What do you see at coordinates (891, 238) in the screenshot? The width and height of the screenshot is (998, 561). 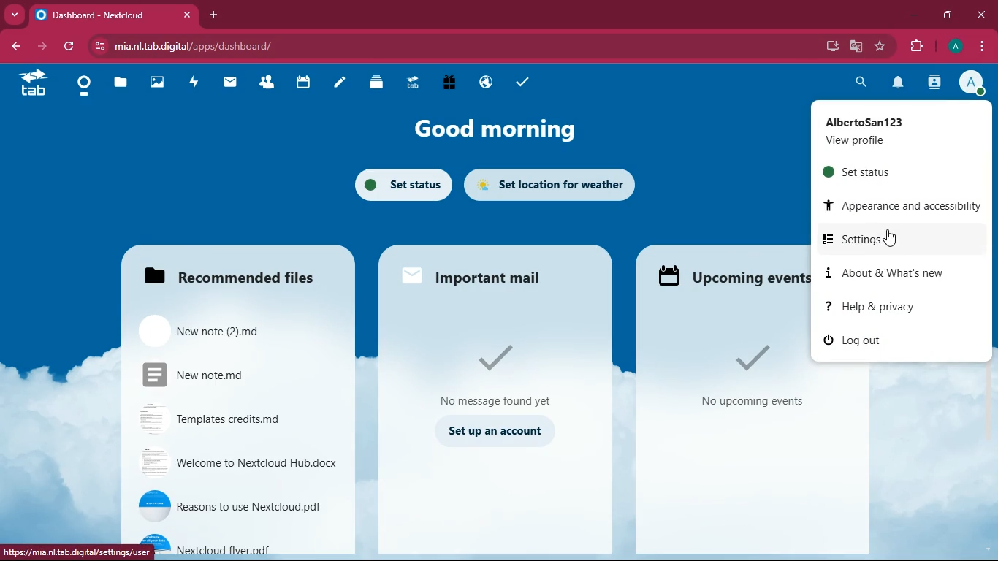 I see `Cursor` at bounding box center [891, 238].